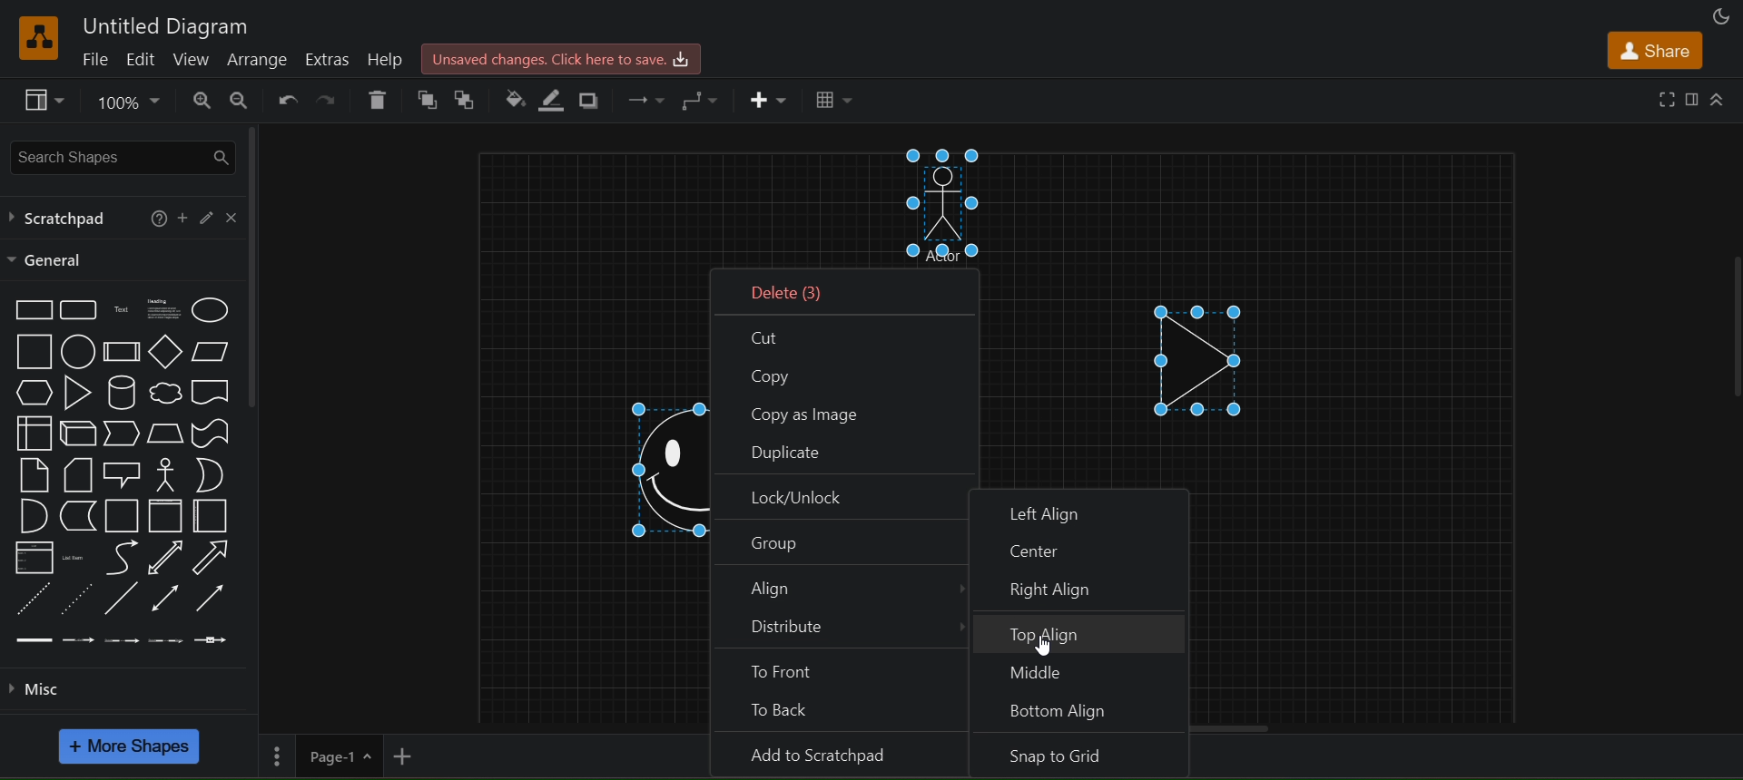 This screenshot has height=780, width=1743. What do you see at coordinates (1082, 630) in the screenshot?
I see `top align` at bounding box center [1082, 630].